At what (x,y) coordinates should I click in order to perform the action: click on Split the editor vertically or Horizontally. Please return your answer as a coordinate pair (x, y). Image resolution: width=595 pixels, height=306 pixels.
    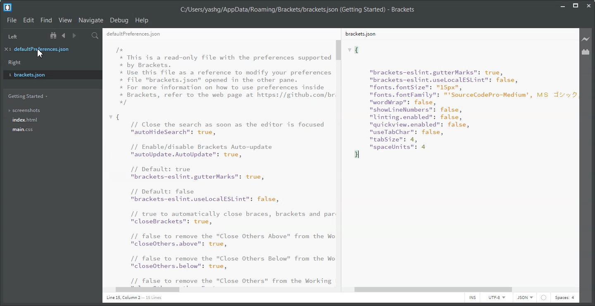
    Looking at the image, I should click on (84, 35).